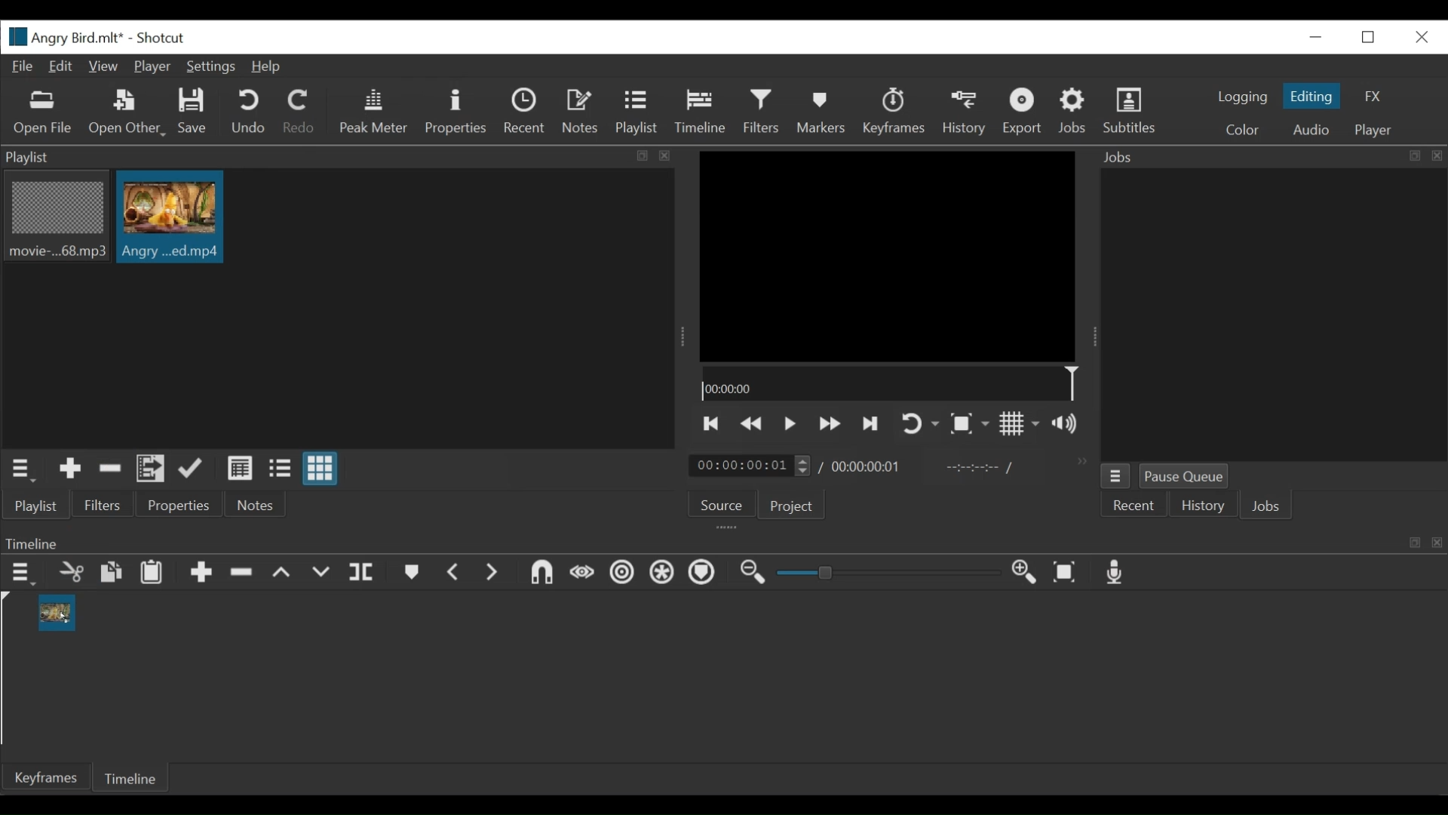 This screenshot has width=1448, height=815. Describe the element at coordinates (722, 503) in the screenshot. I see `Source` at that location.